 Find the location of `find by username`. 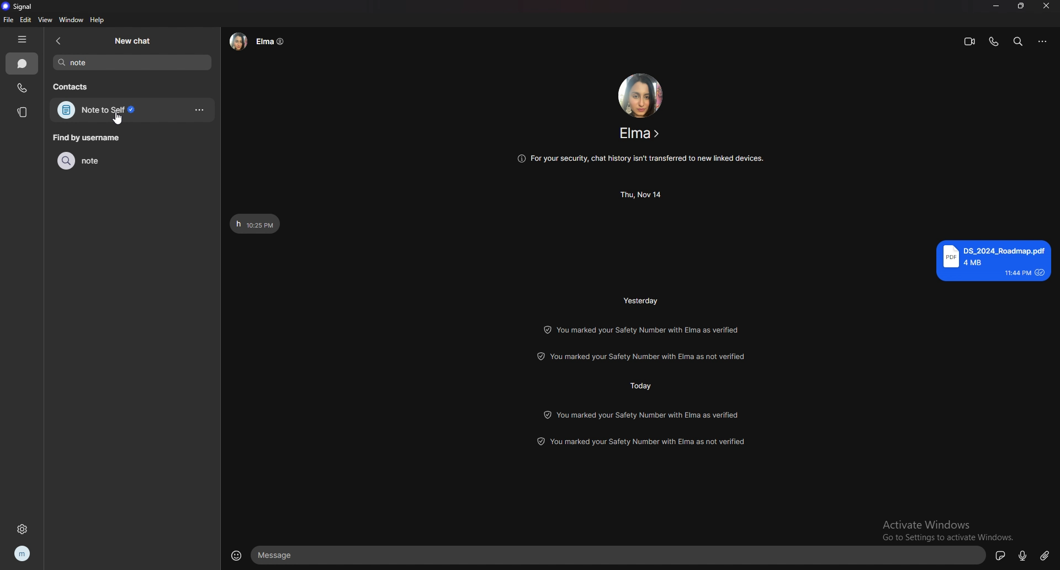

find by username is located at coordinates (89, 138).